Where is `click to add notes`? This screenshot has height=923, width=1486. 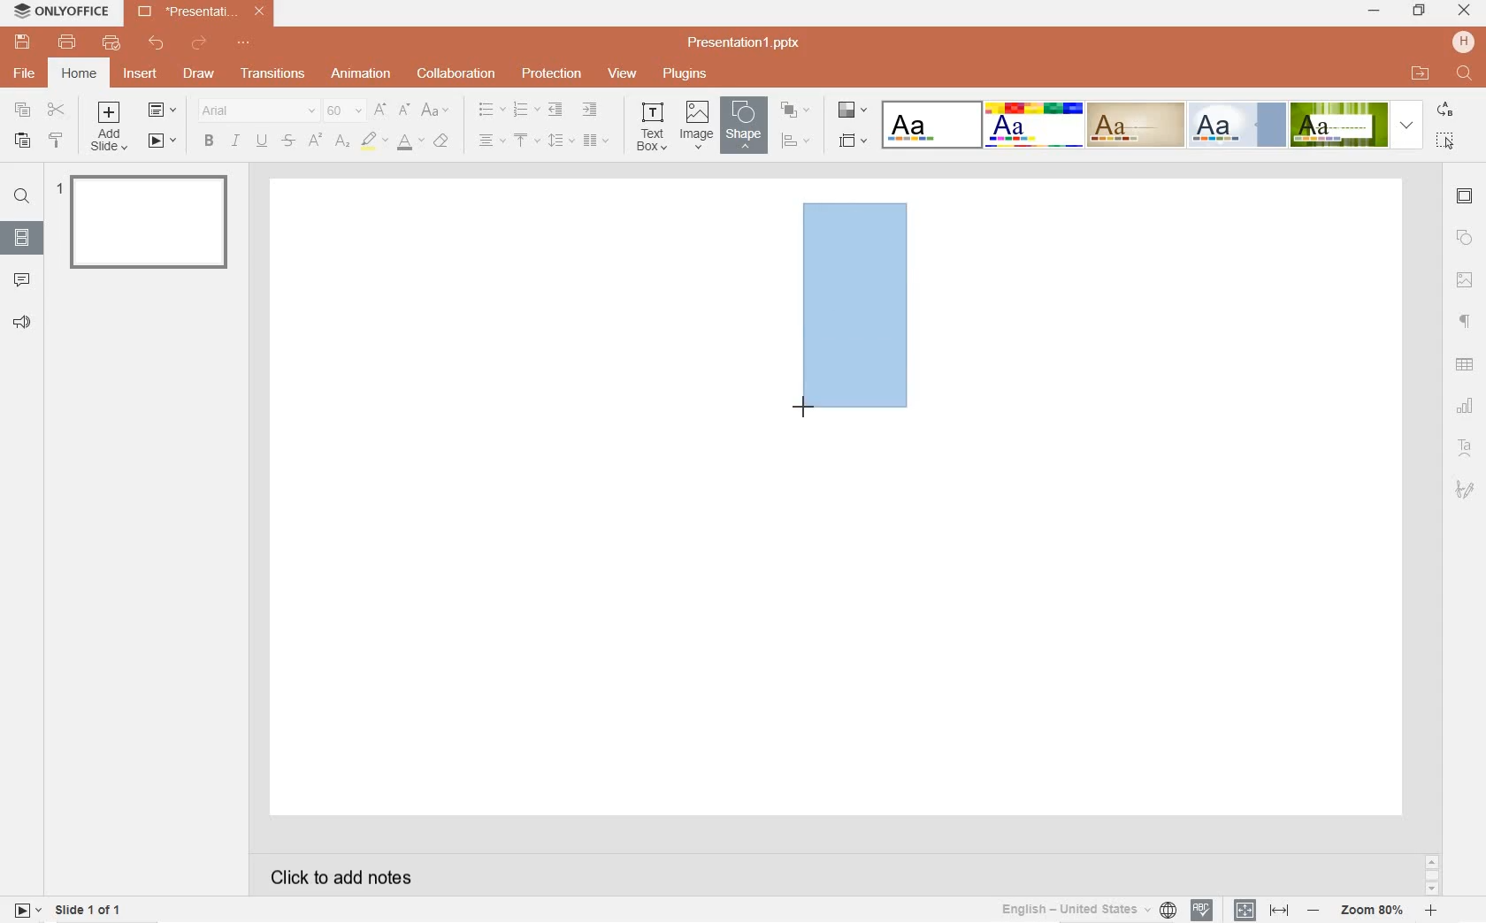
click to add notes is located at coordinates (334, 875).